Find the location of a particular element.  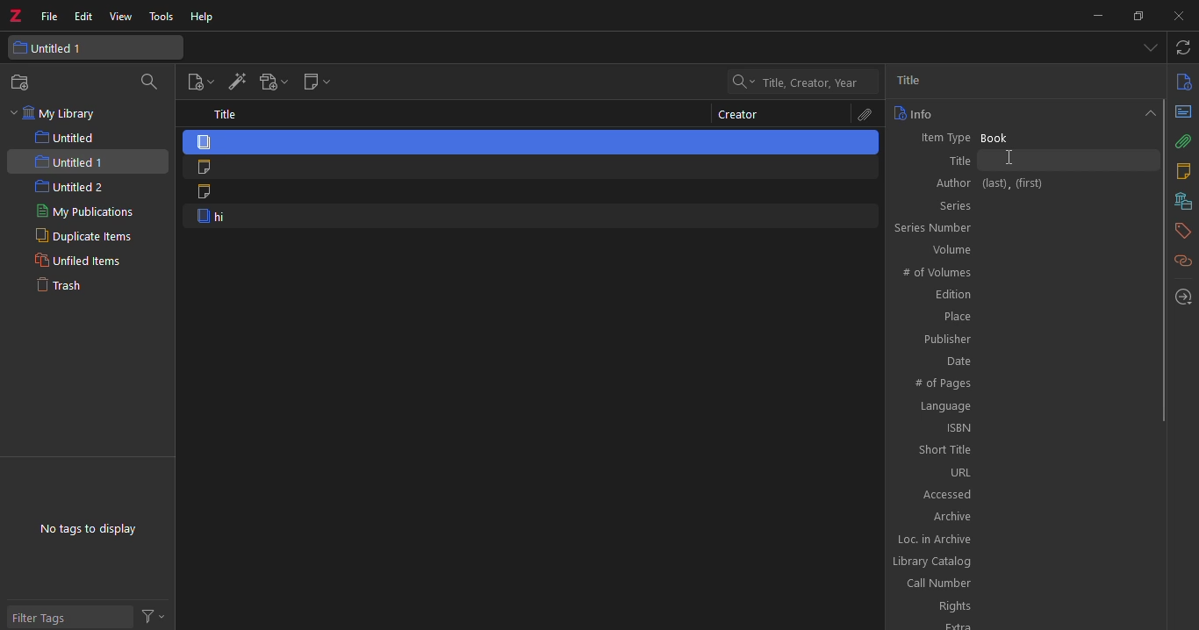

actions is located at coordinates (157, 615).